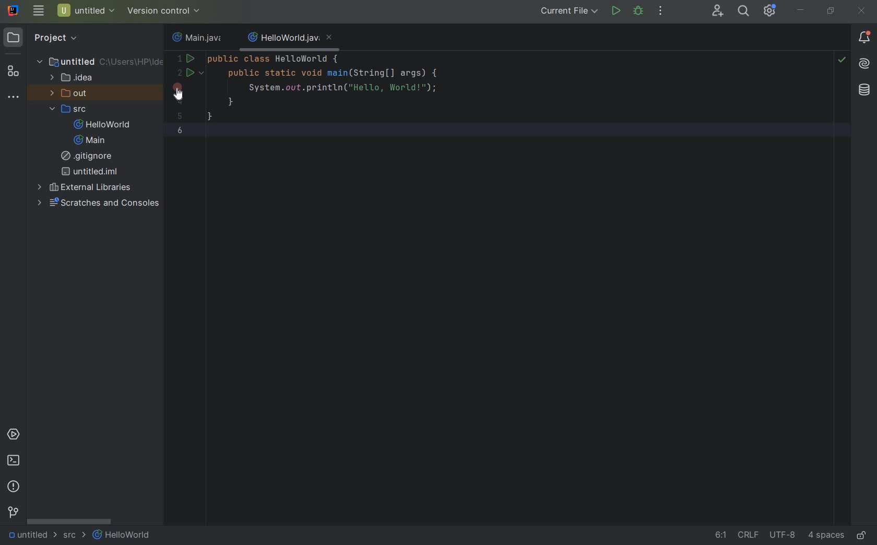  Describe the element at coordinates (14, 461) in the screenshot. I see `terminal` at that location.